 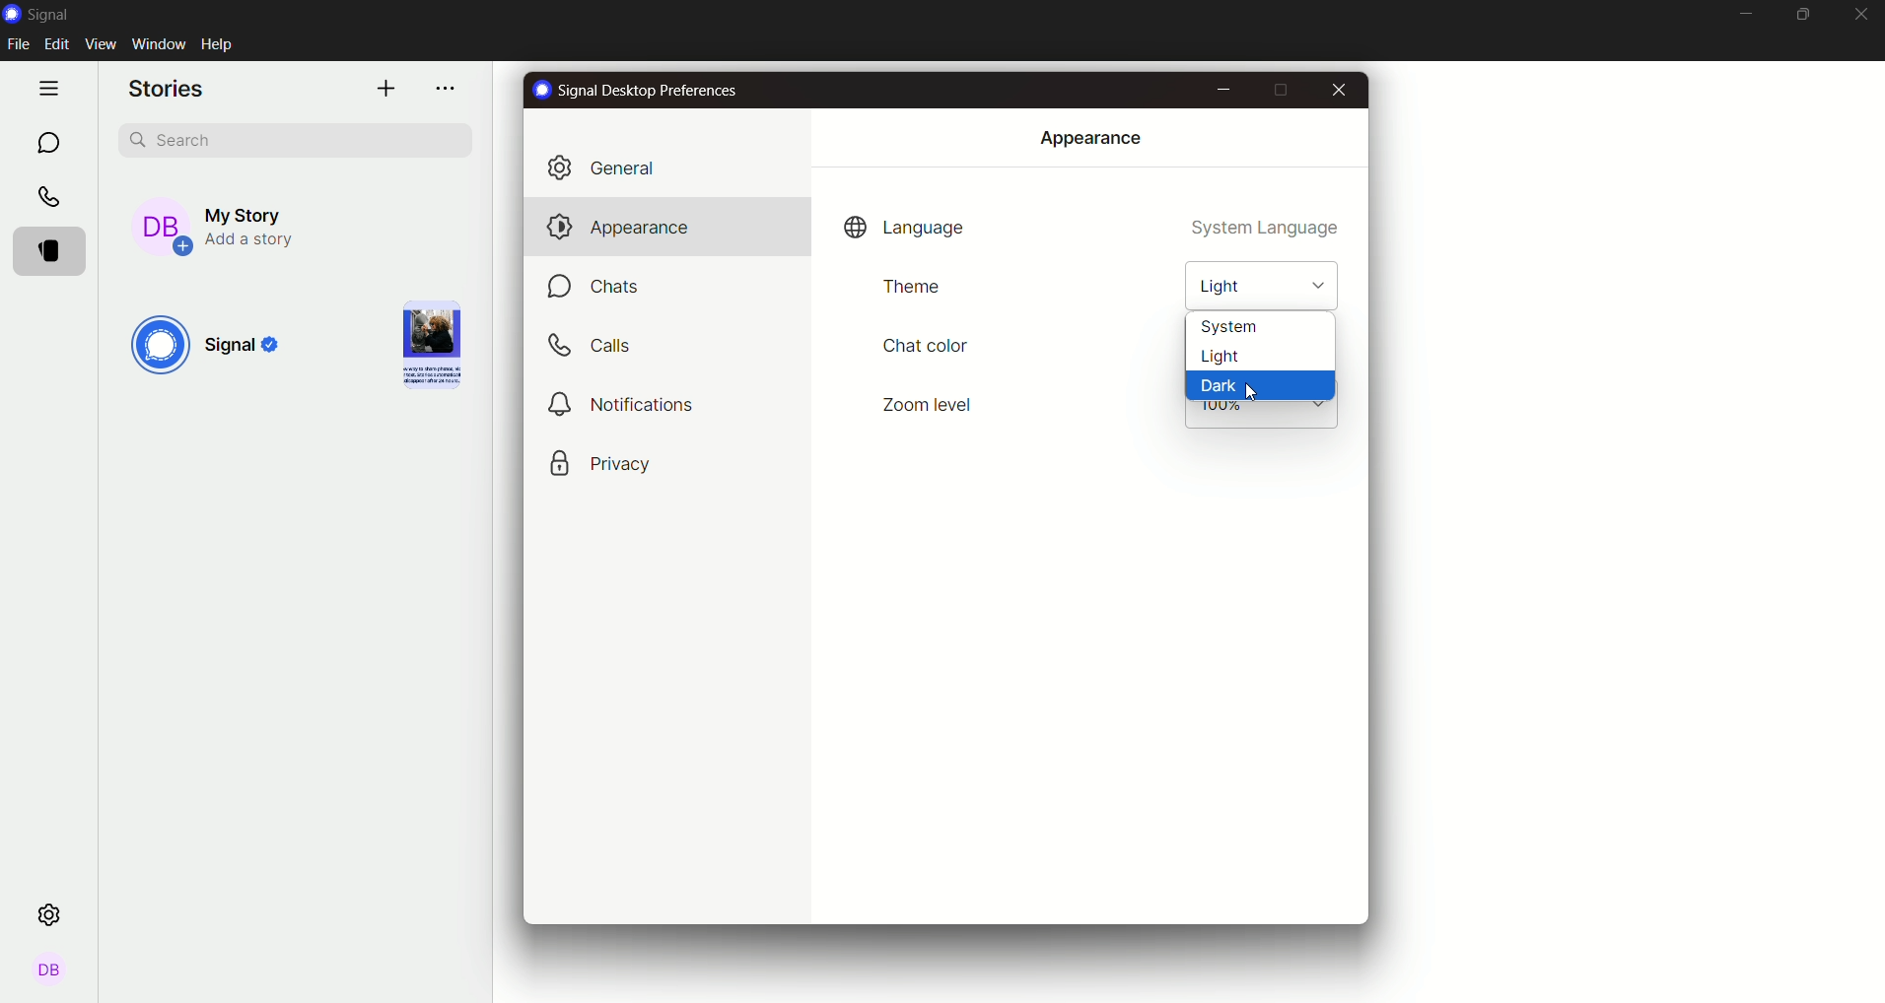 What do you see at coordinates (931, 403) in the screenshot?
I see `zoom level` at bounding box center [931, 403].